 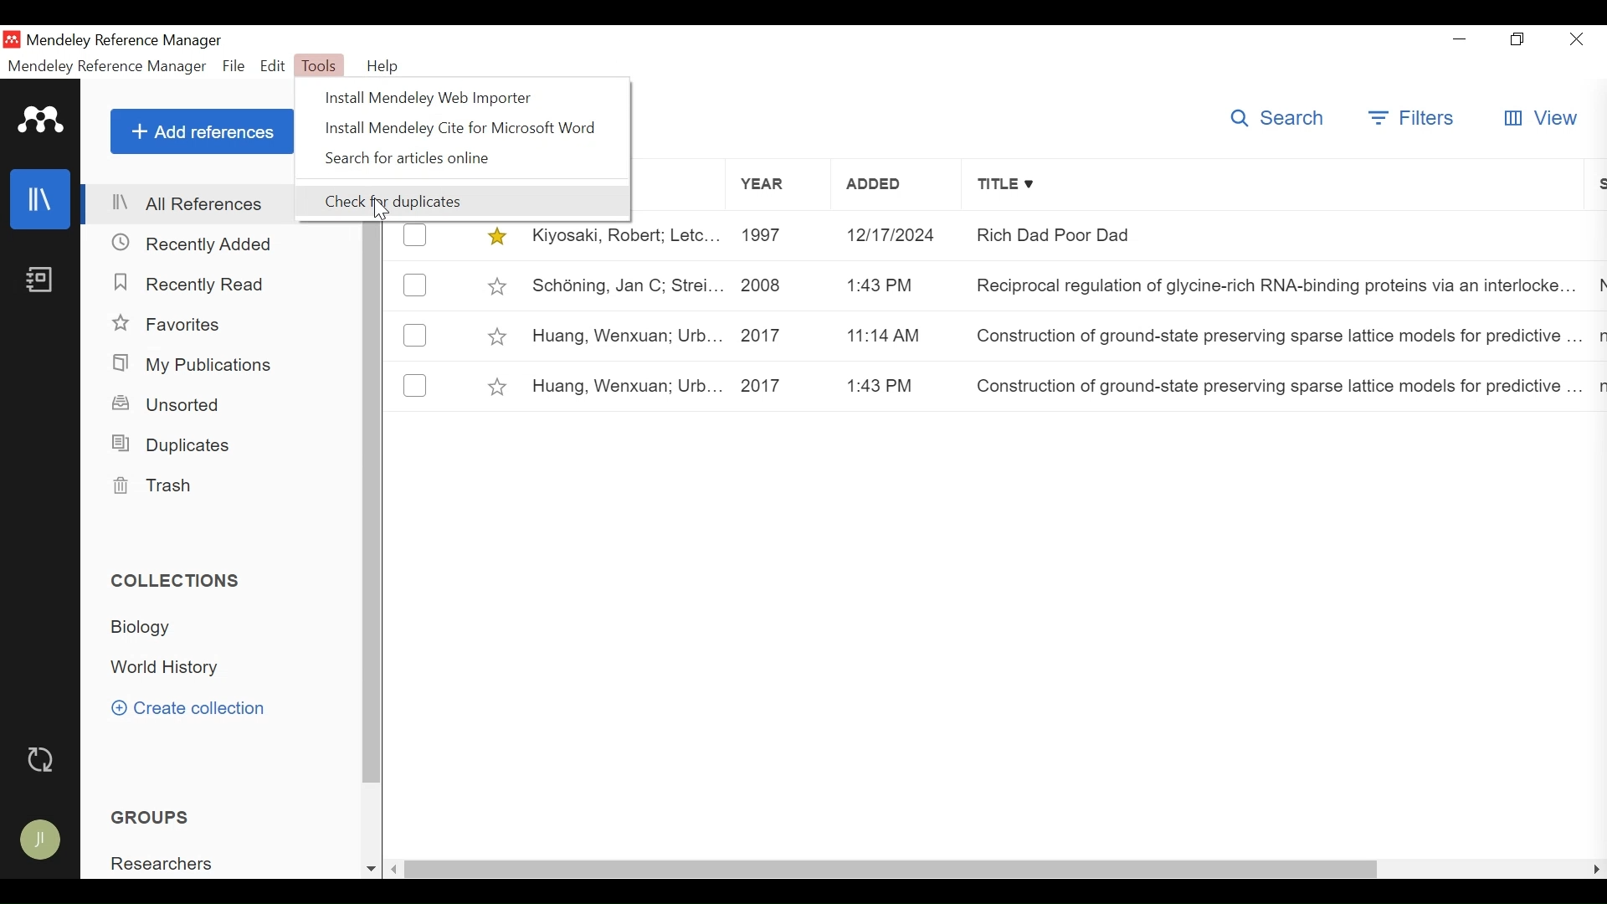 What do you see at coordinates (414, 334) in the screenshot?
I see `(un)select` at bounding box center [414, 334].